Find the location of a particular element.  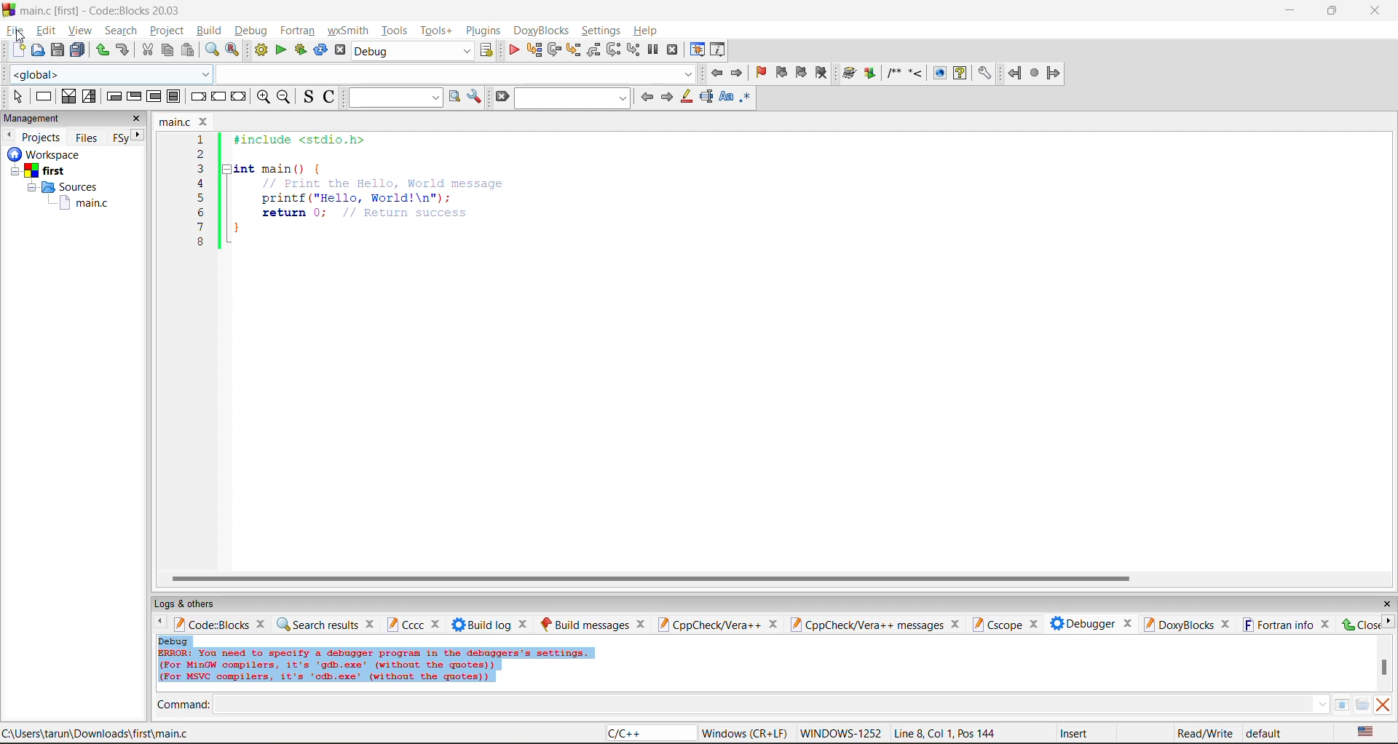

entry condition loop is located at coordinates (114, 96).